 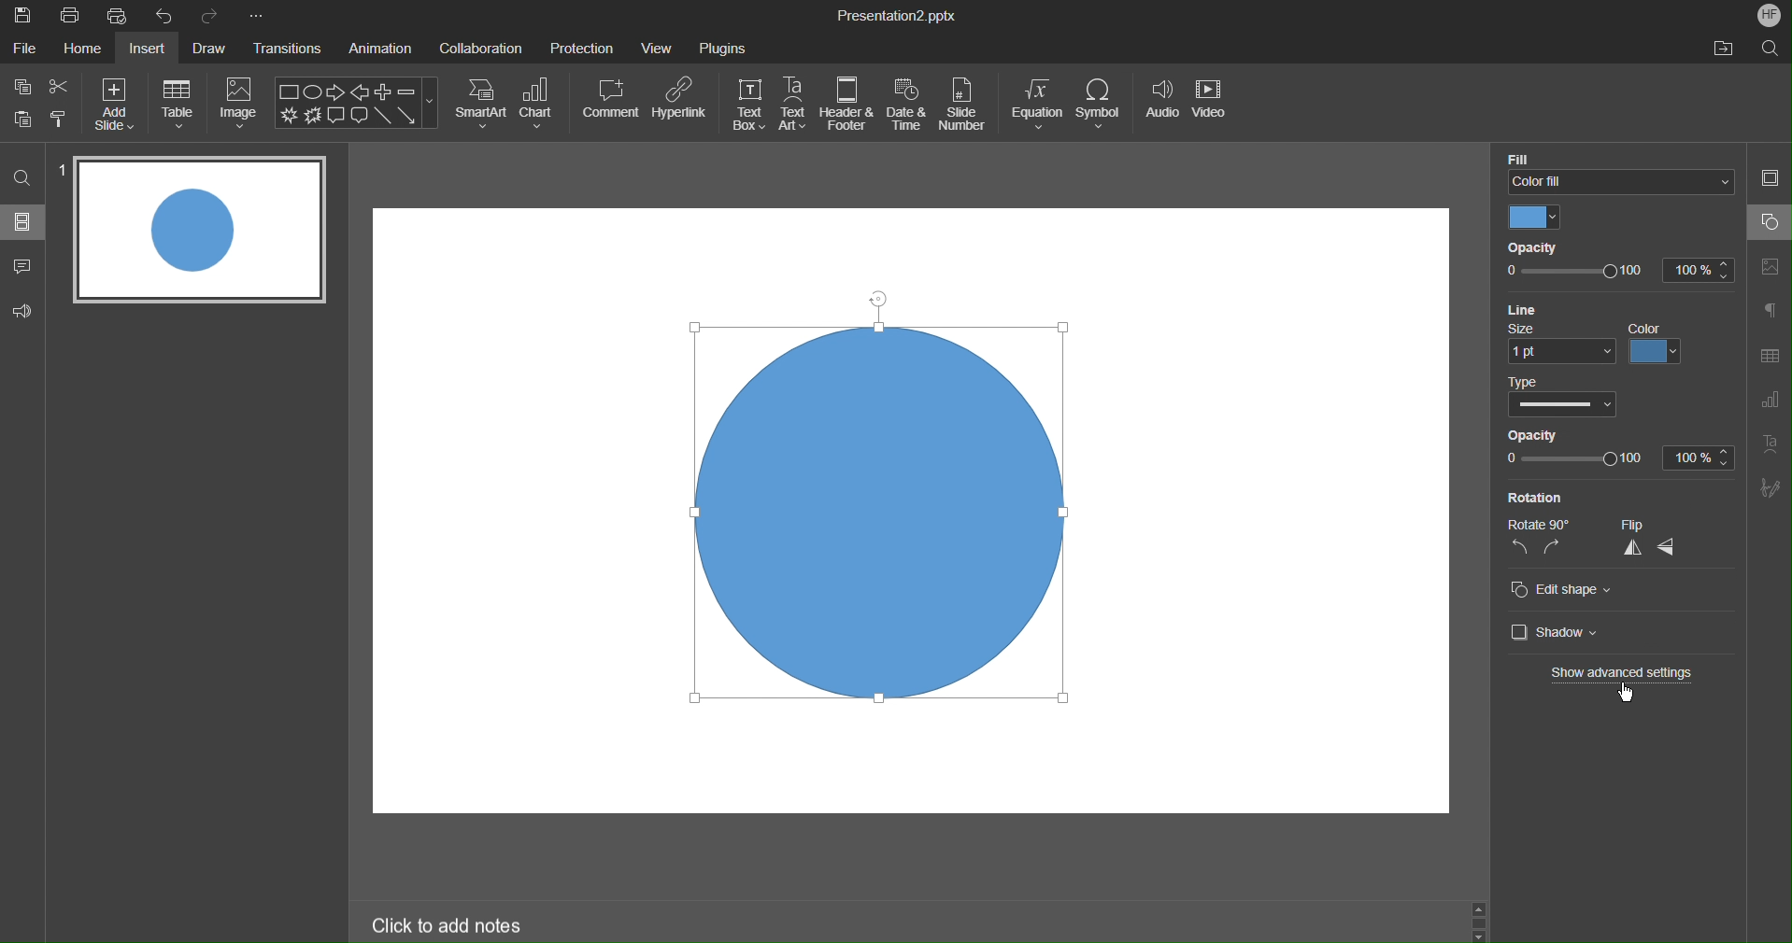 What do you see at coordinates (168, 16) in the screenshot?
I see `Undo` at bounding box center [168, 16].